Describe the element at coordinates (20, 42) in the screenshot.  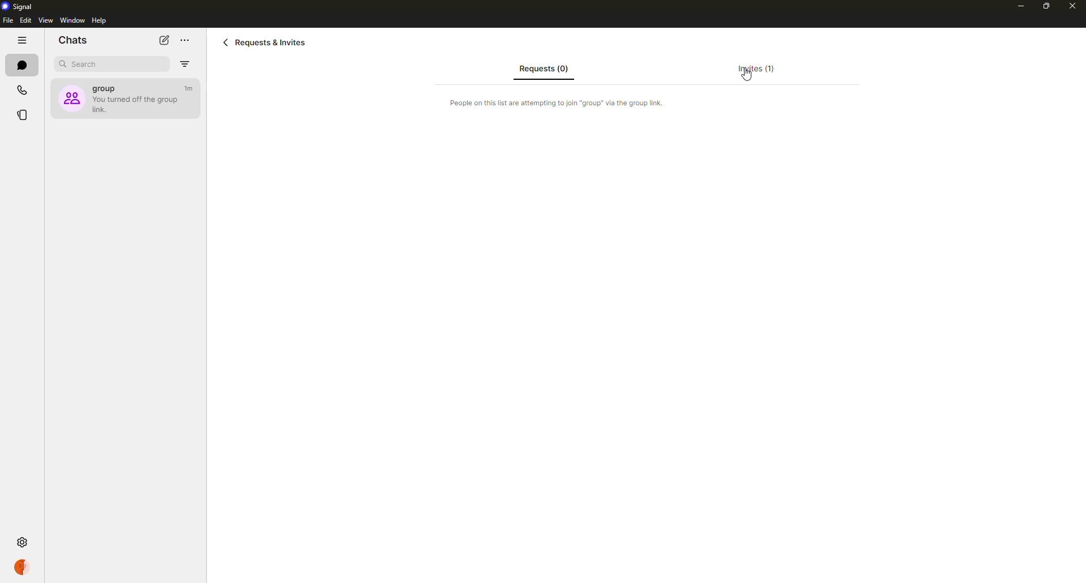
I see `hide tabs` at that location.